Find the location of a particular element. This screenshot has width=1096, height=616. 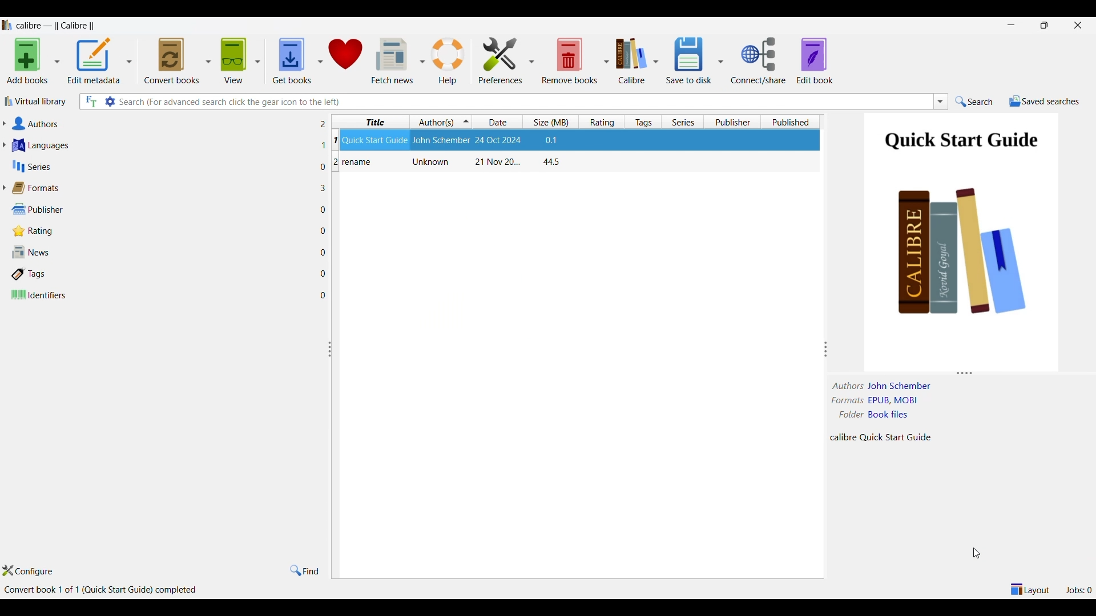

Change height of panels attached is located at coordinates (951, 372).